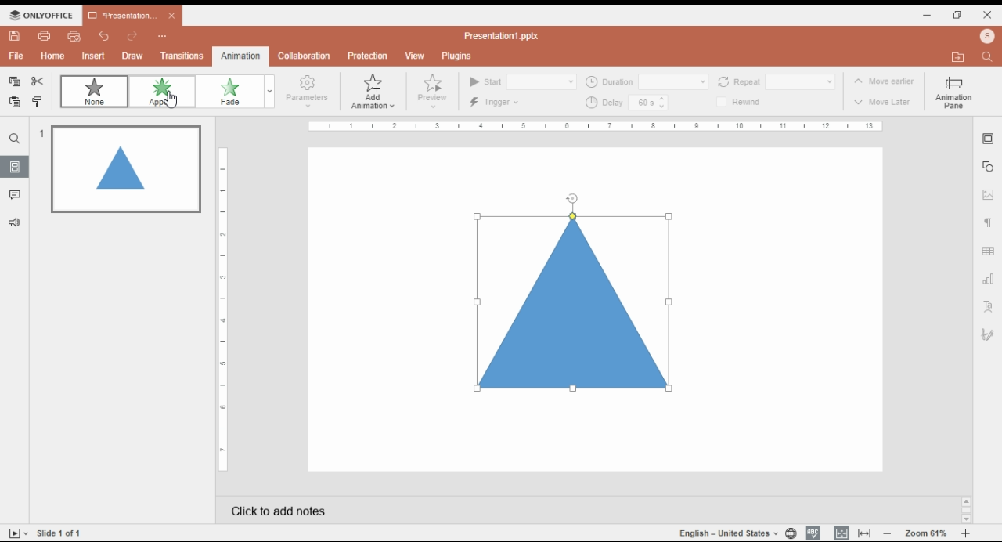 The height and width of the screenshot is (542, 1002). Describe the element at coordinates (416, 56) in the screenshot. I see `view` at that location.